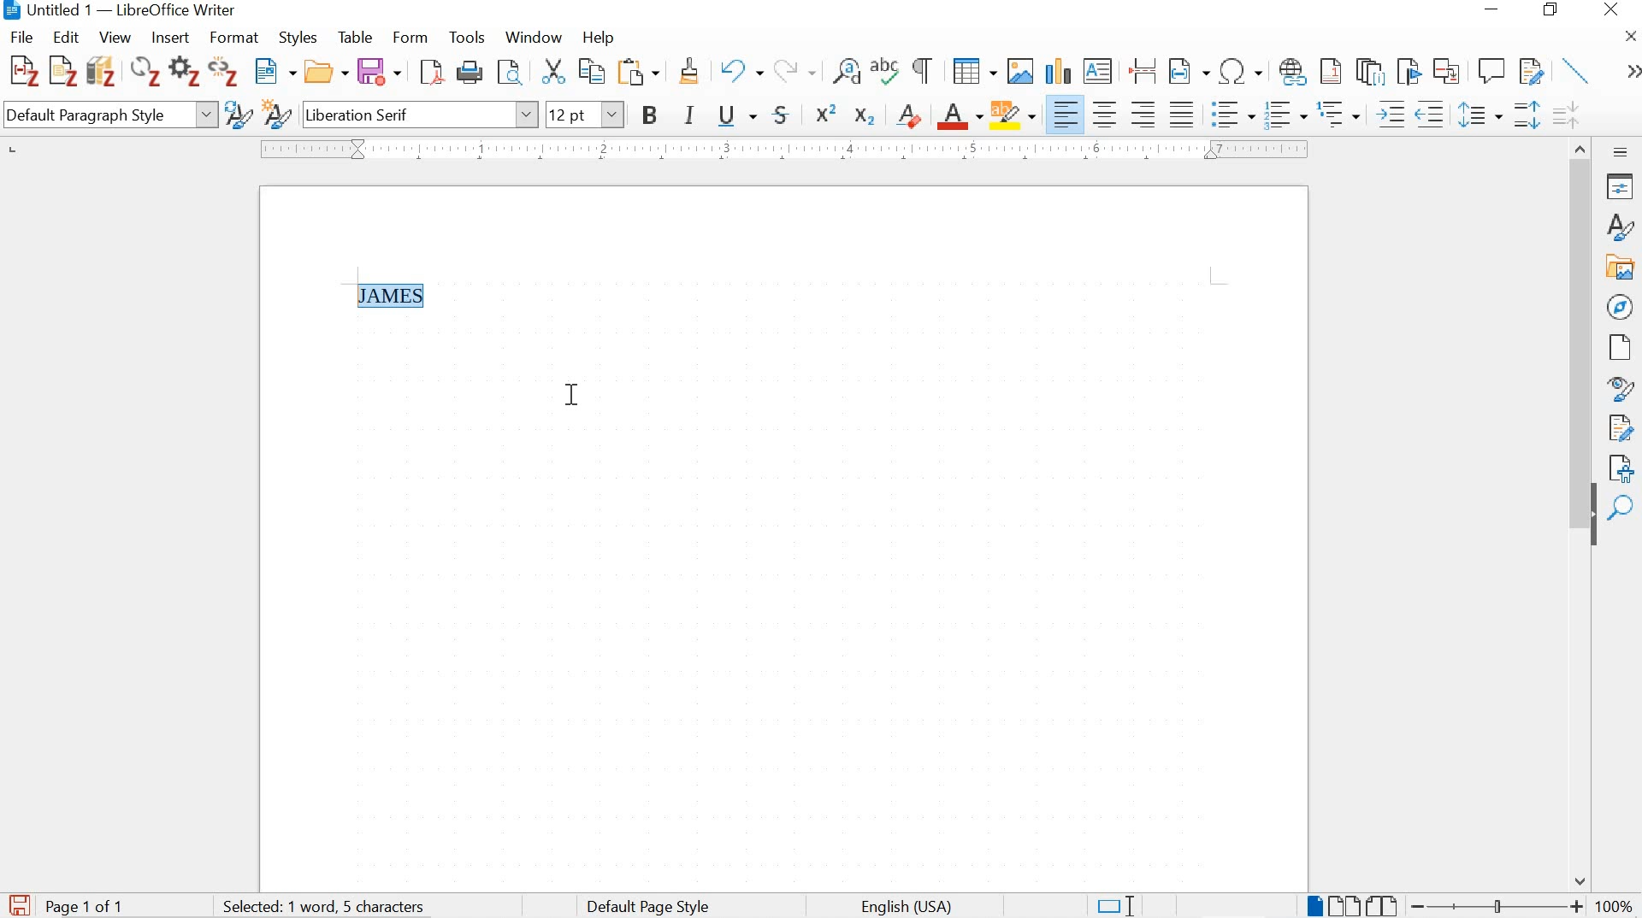 The height and width of the screenshot is (918, 1642). I want to click on scrollbar, so click(1579, 318).